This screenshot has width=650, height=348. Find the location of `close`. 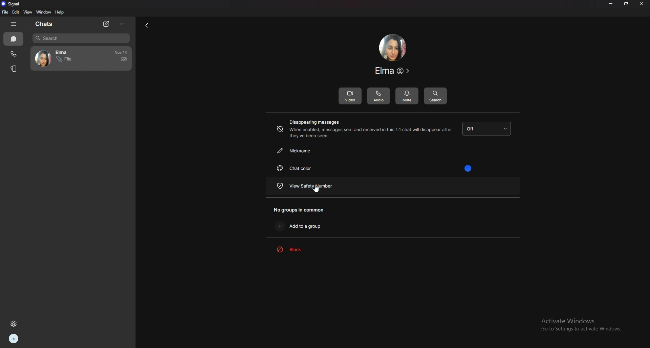

close is located at coordinates (642, 4).